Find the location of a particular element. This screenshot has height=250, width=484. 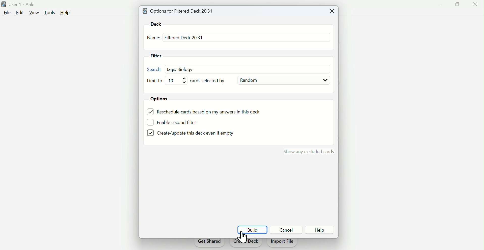

 build Build is located at coordinates (252, 229).